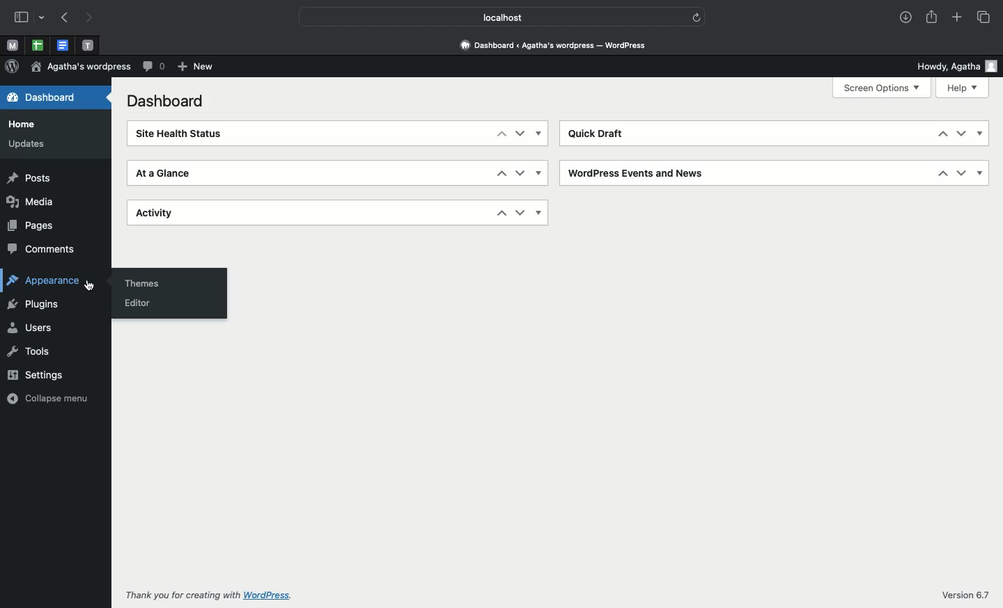 The image size is (1003, 608). I want to click on cursor, so click(89, 285).